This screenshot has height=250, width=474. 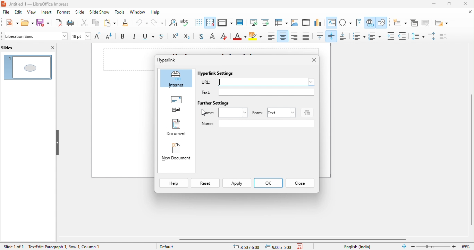 What do you see at coordinates (176, 37) in the screenshot?
I see `superscript` at bounding box center [176, 37].